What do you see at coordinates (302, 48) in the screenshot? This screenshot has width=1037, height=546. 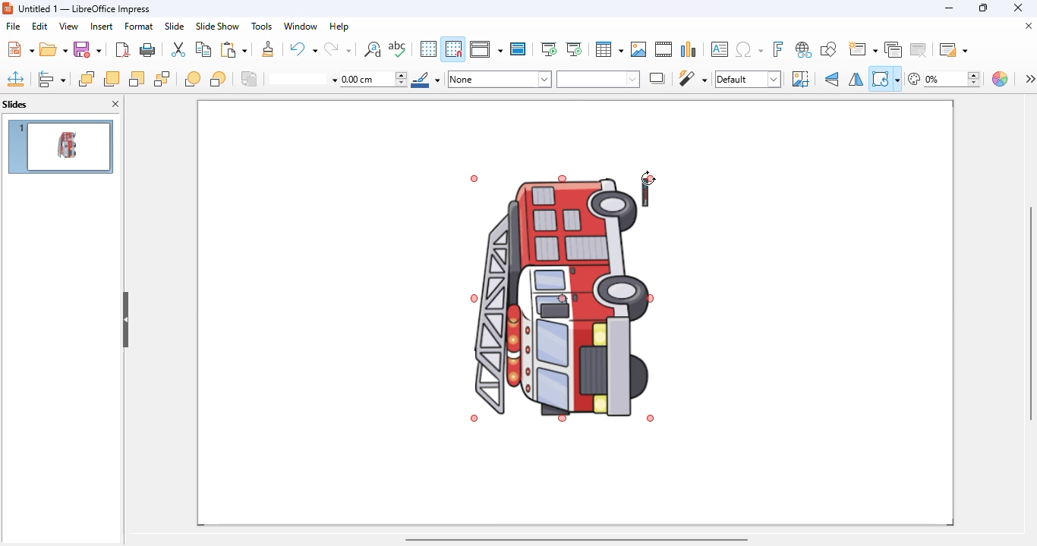 I see `undo` at bounding box center [302, 48].